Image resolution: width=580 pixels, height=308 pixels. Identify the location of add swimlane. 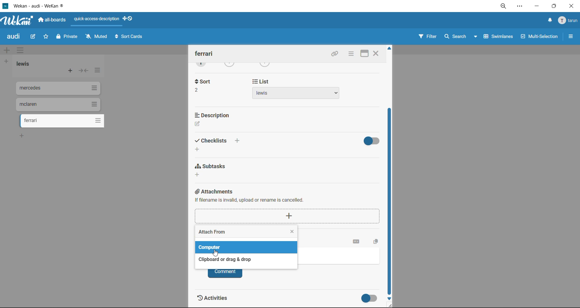
(7, 51).